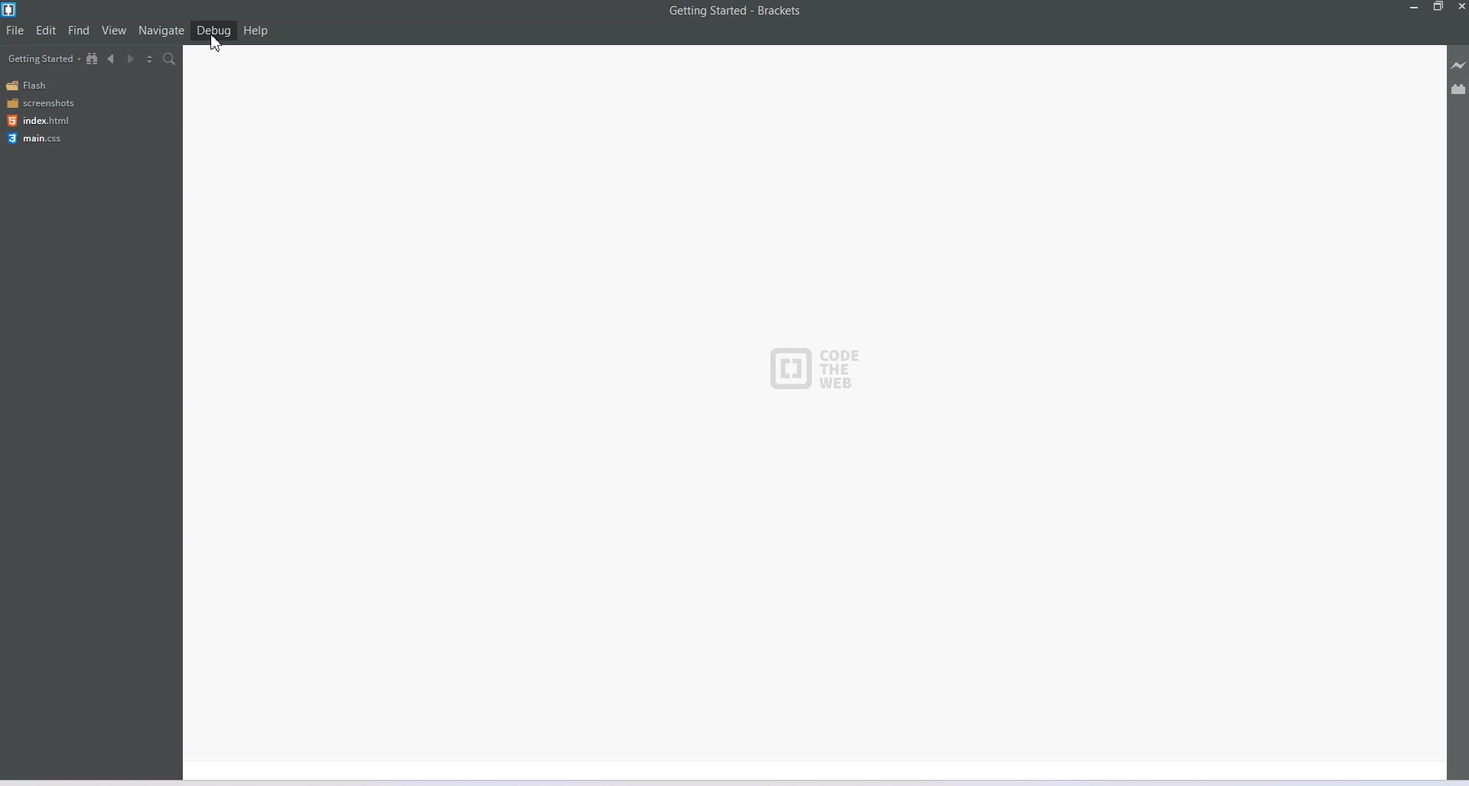  I want to click on Navigate Backward, so click(113, 58).